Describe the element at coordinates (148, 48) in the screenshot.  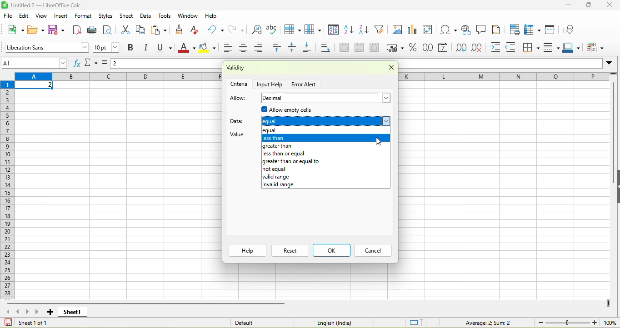
I see `italics` at that location.